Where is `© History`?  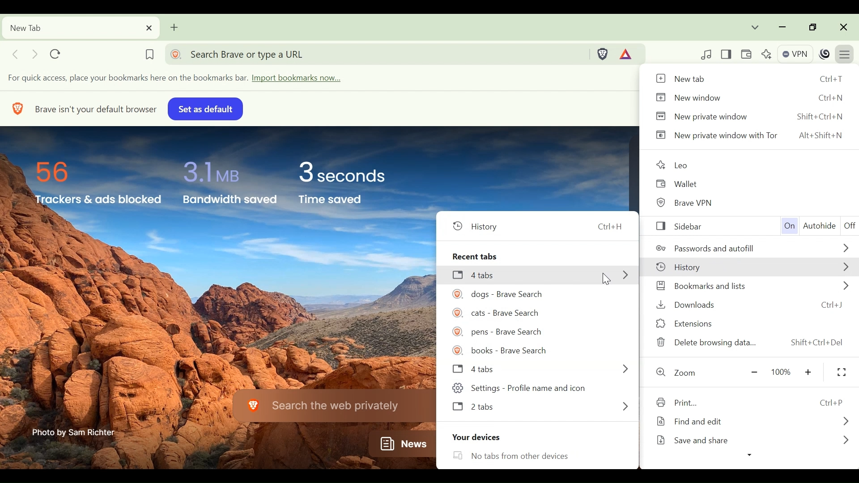
© History is located at coordinates (484, 226).